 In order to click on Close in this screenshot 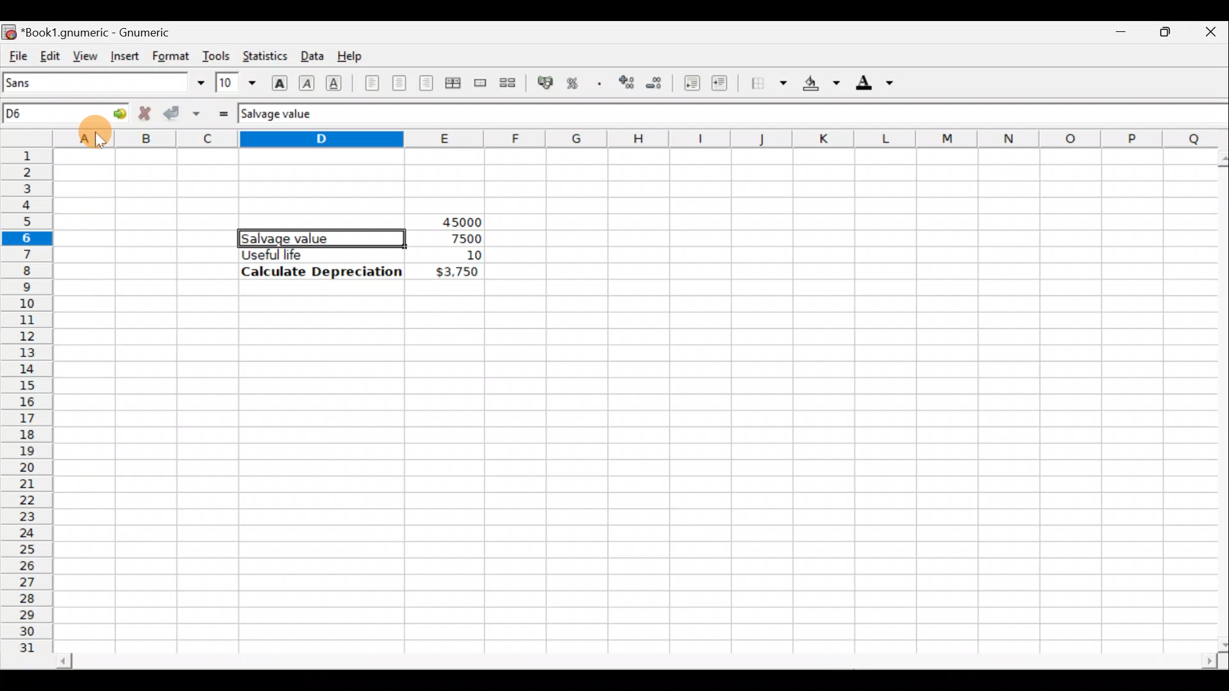, I will do `click(1210, 34)`.